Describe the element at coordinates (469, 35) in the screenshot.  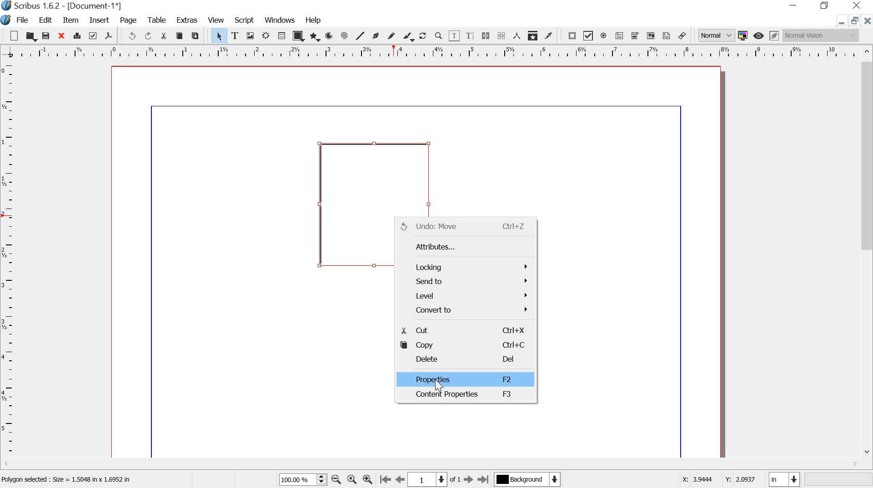
I see `edit text with story editor` at that location.